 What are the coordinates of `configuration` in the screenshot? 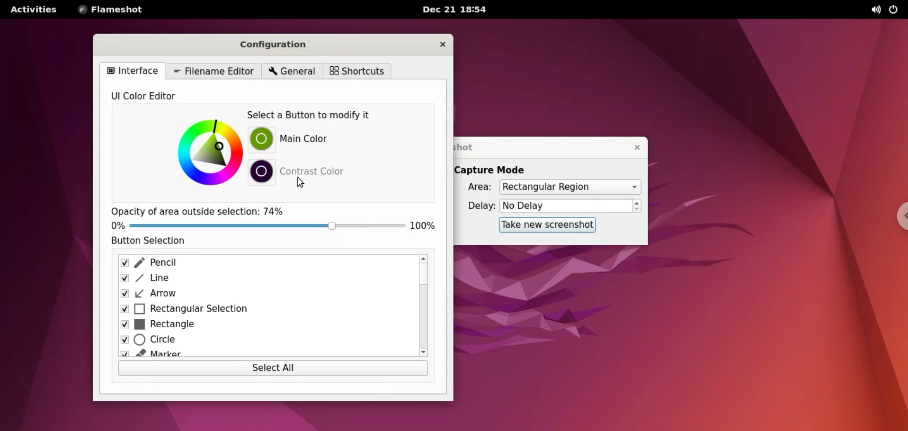 It's located at (287, 46).